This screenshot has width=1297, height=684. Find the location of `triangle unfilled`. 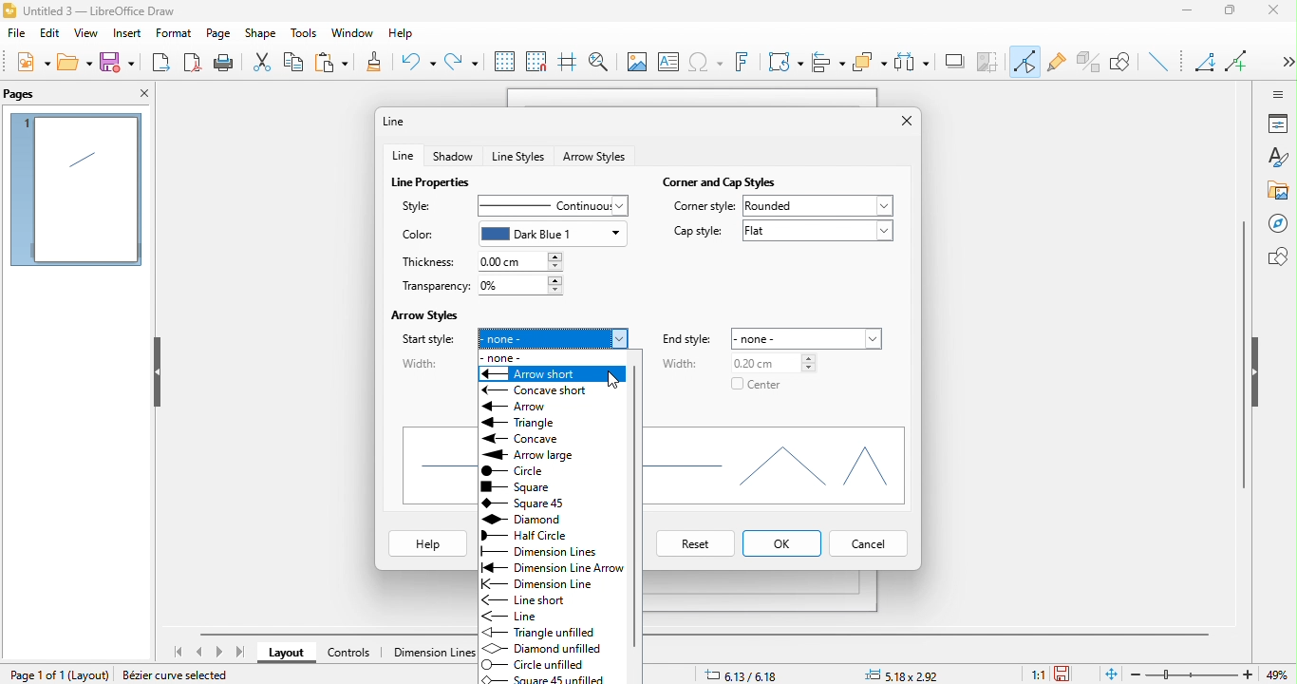

triangle unfilled is located at coordinates (543, 631).